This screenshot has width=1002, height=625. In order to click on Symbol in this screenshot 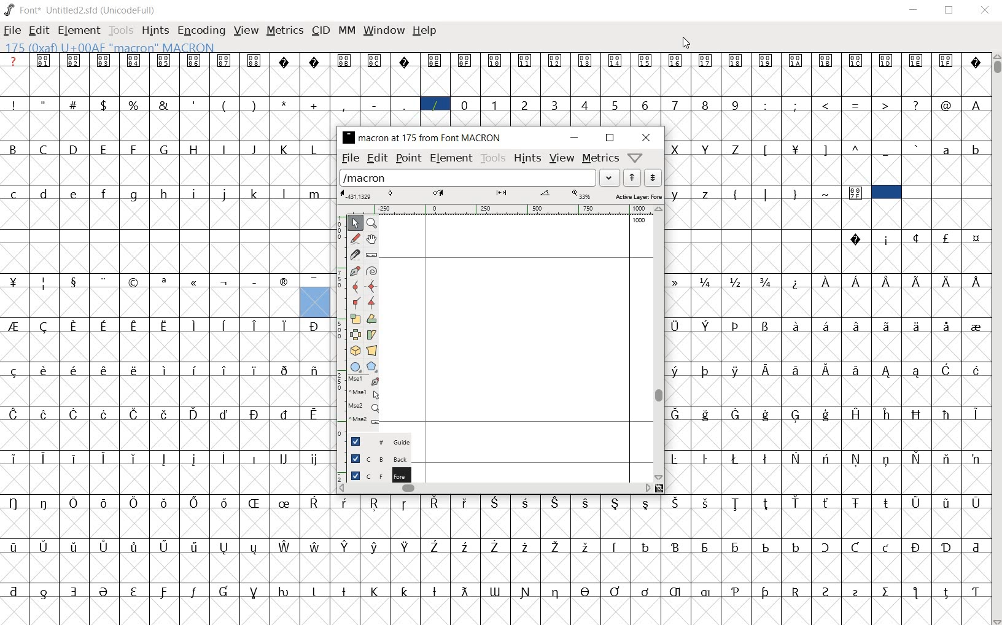, I will do `click(225, 60)`.